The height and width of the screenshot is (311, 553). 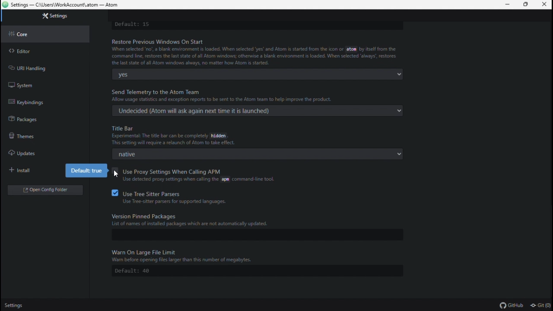 What do you see at coordinates (262, 254) in the screenshot?
I see `warn on large file limit` at bounding box center [262, 254].